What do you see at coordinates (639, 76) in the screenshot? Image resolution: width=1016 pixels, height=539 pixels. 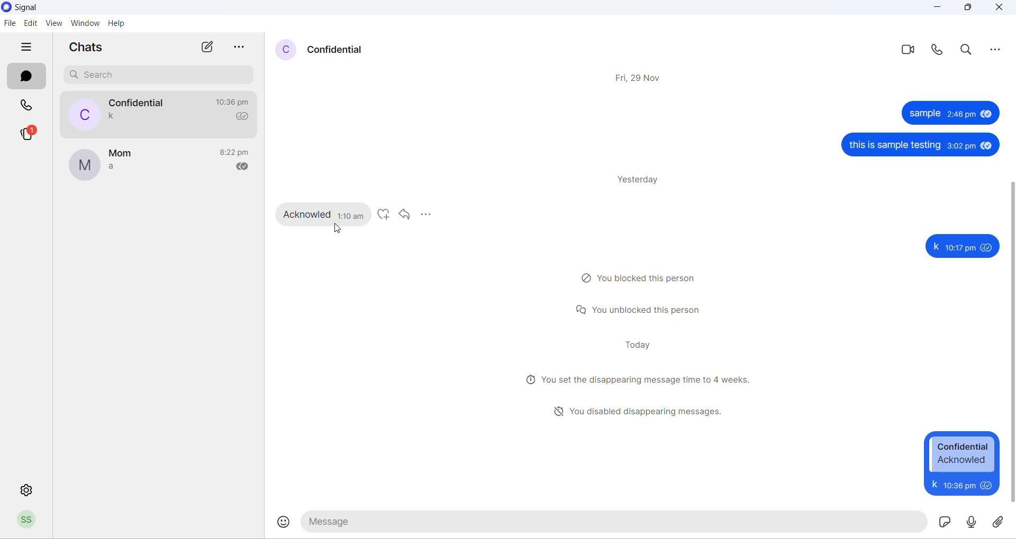 I see `Fri, 29 Nov` at bounding box center [639, 76].